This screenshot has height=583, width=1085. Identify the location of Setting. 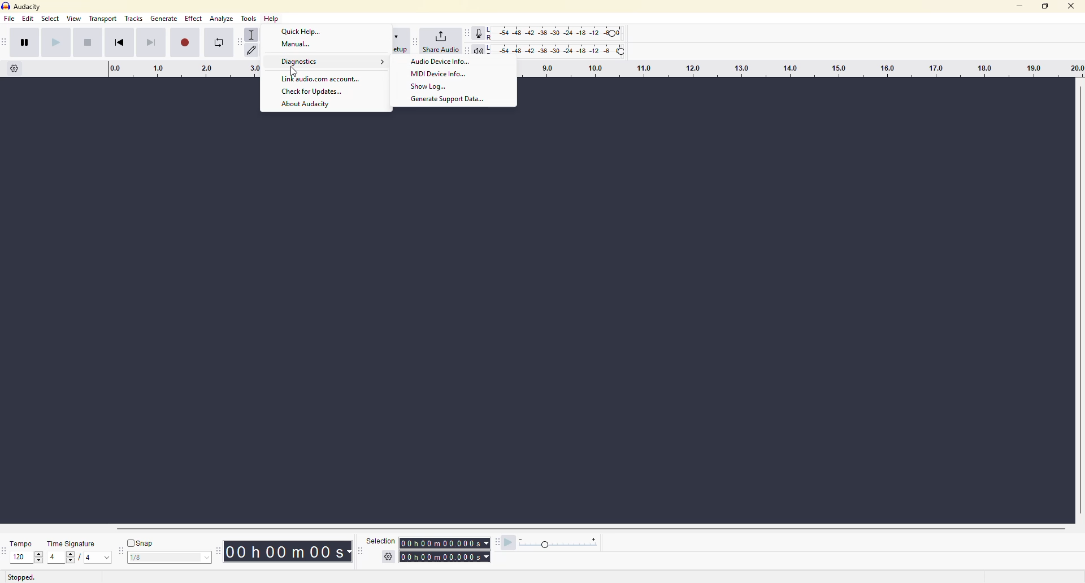
(15, 72).